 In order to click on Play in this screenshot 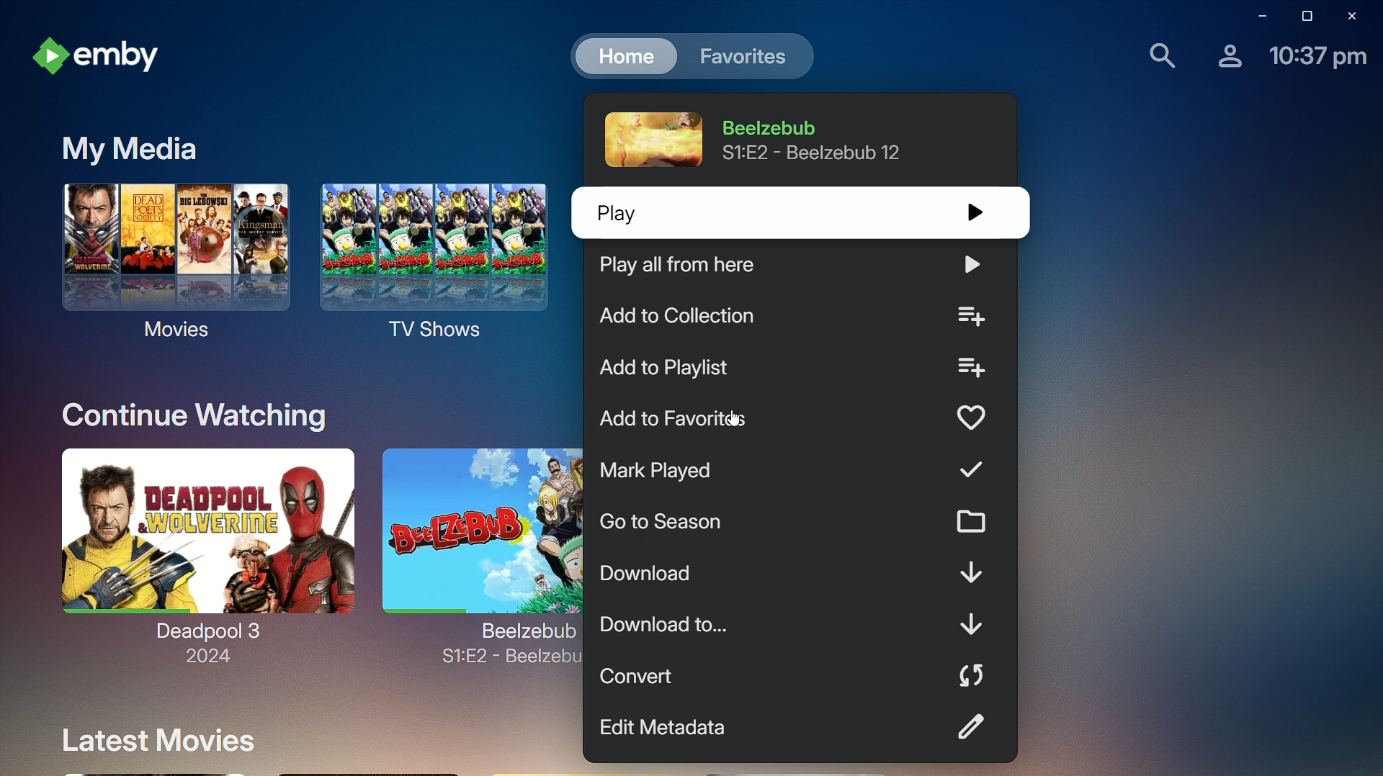, I will do `click(792, 212)`.